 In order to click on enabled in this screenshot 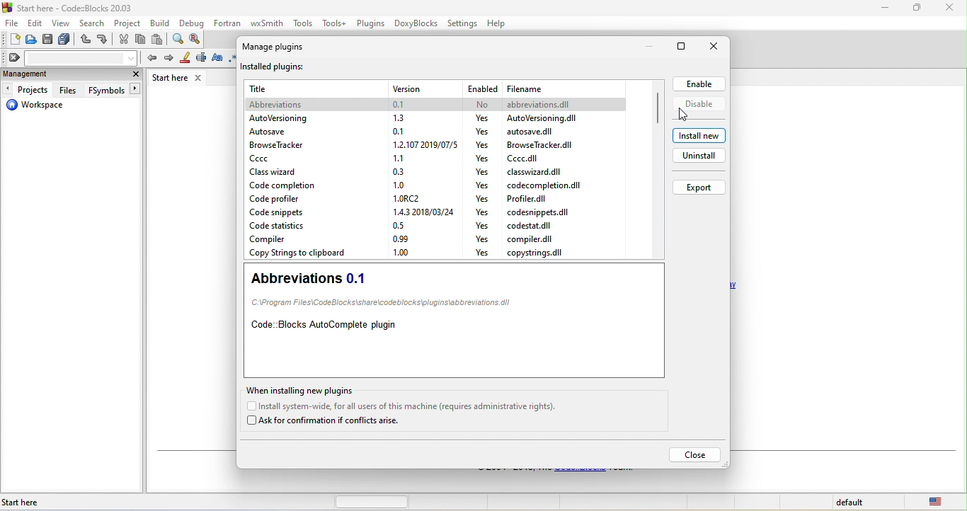, I will do `click(483, 87)`.